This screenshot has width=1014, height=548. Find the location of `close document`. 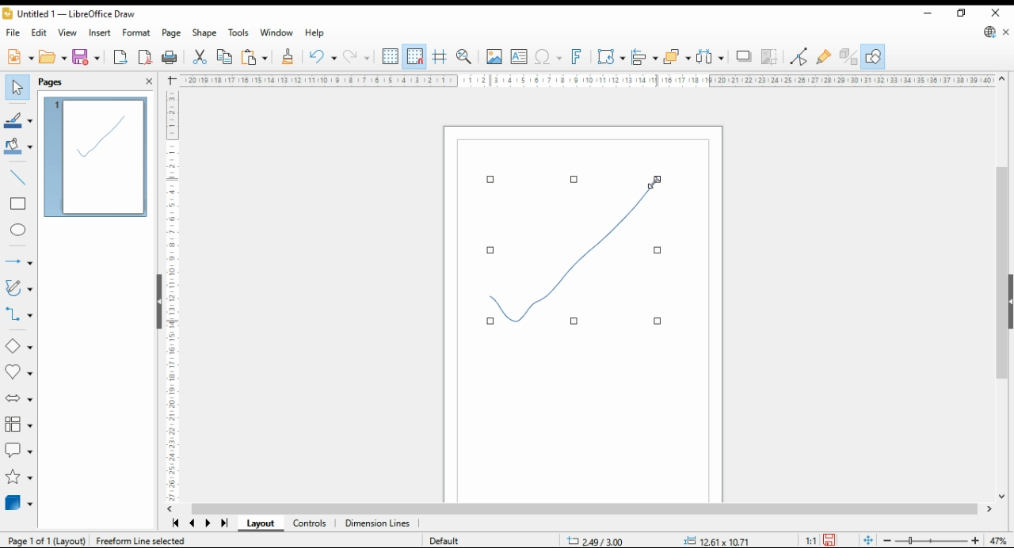

close document is located at coordinates (1008, 31).